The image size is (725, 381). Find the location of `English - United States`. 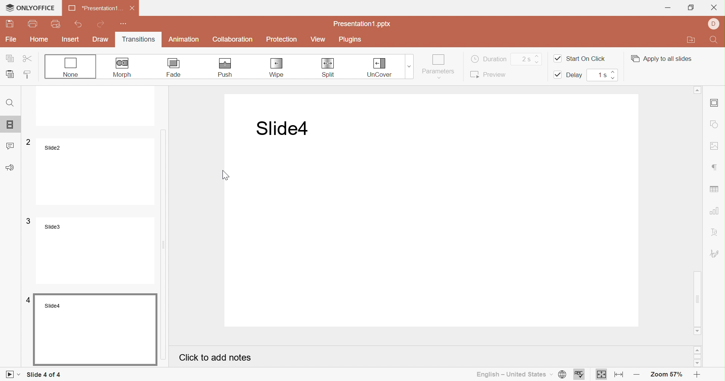

English - United States is located at coordinates (515, 375).